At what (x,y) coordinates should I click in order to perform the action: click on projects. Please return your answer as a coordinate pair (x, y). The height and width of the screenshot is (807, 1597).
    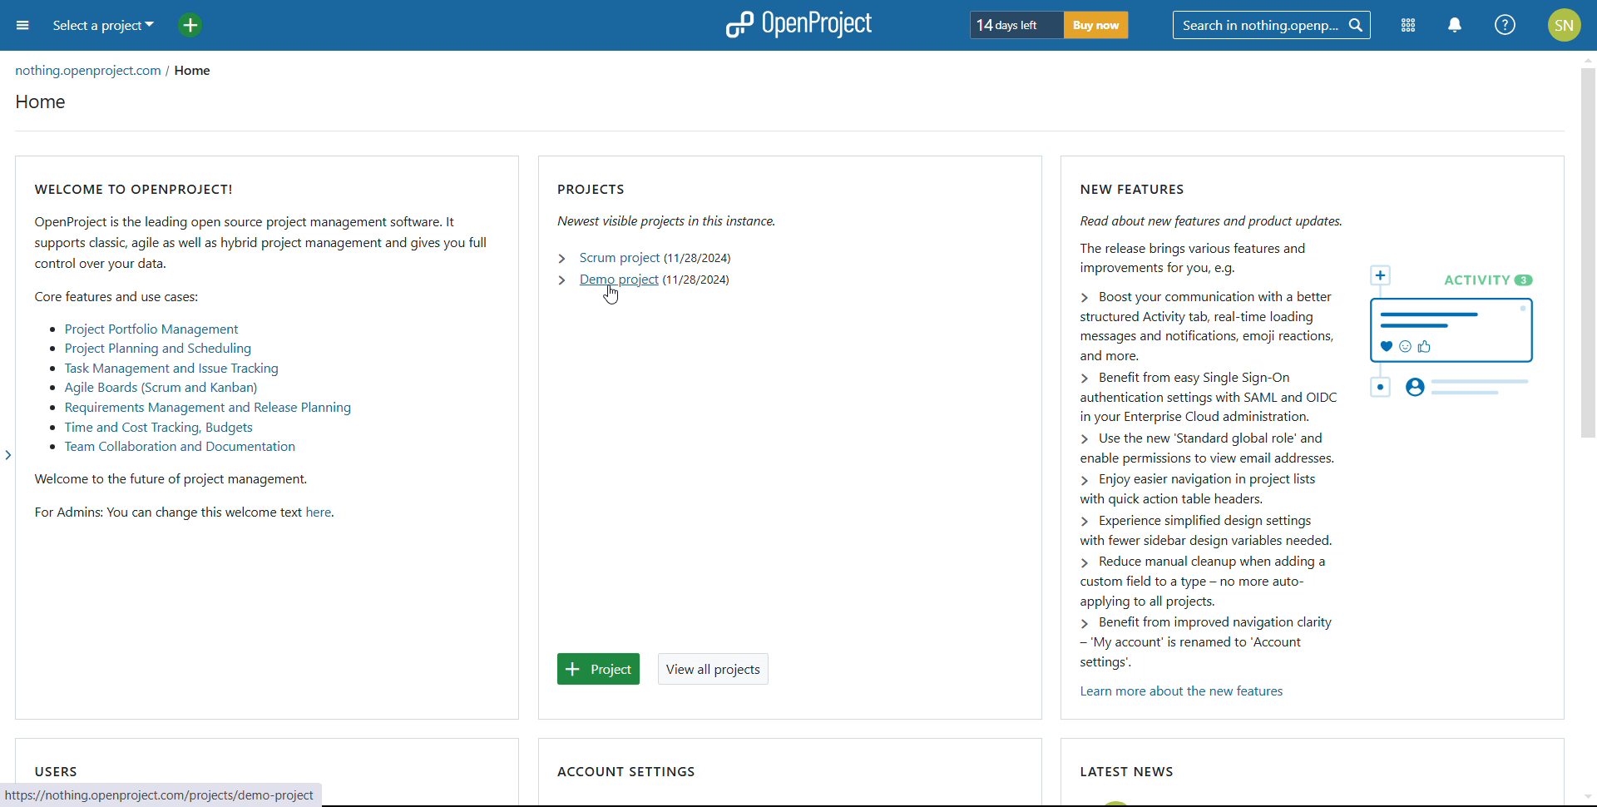
    Looking at the image, I should click on (665, 205).